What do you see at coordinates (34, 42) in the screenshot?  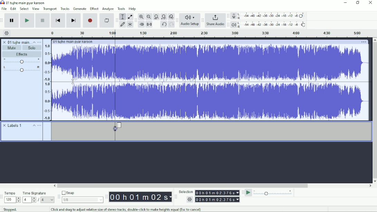 I see `Collpase` at bounding box center [34, 42].